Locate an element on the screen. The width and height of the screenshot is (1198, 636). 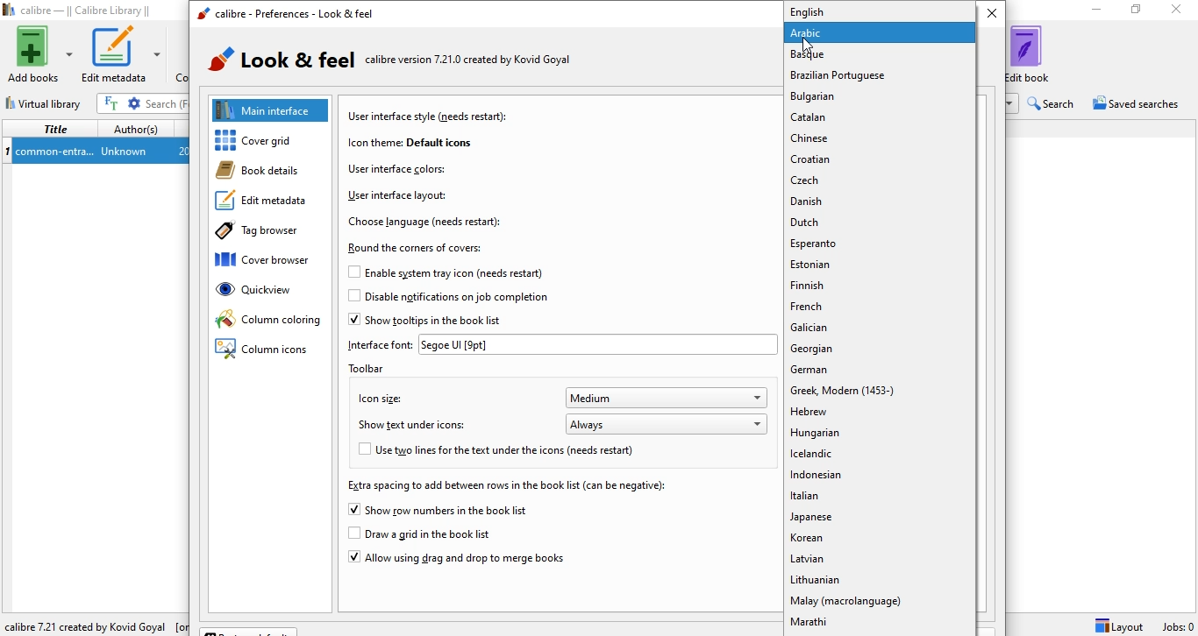
Virtual library is located at coordinates (46, 101).